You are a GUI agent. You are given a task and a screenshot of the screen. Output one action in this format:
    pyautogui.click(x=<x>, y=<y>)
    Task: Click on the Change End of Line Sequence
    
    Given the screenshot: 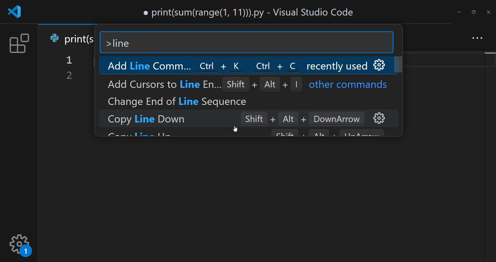 What is the action you would take?
    pyautogui.click(x=175, y=101)
    